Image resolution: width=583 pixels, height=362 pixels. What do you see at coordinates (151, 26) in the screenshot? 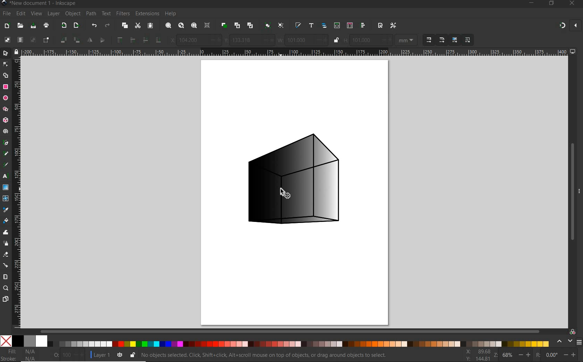
I see `PASTE` at bounding box center [151, 26].